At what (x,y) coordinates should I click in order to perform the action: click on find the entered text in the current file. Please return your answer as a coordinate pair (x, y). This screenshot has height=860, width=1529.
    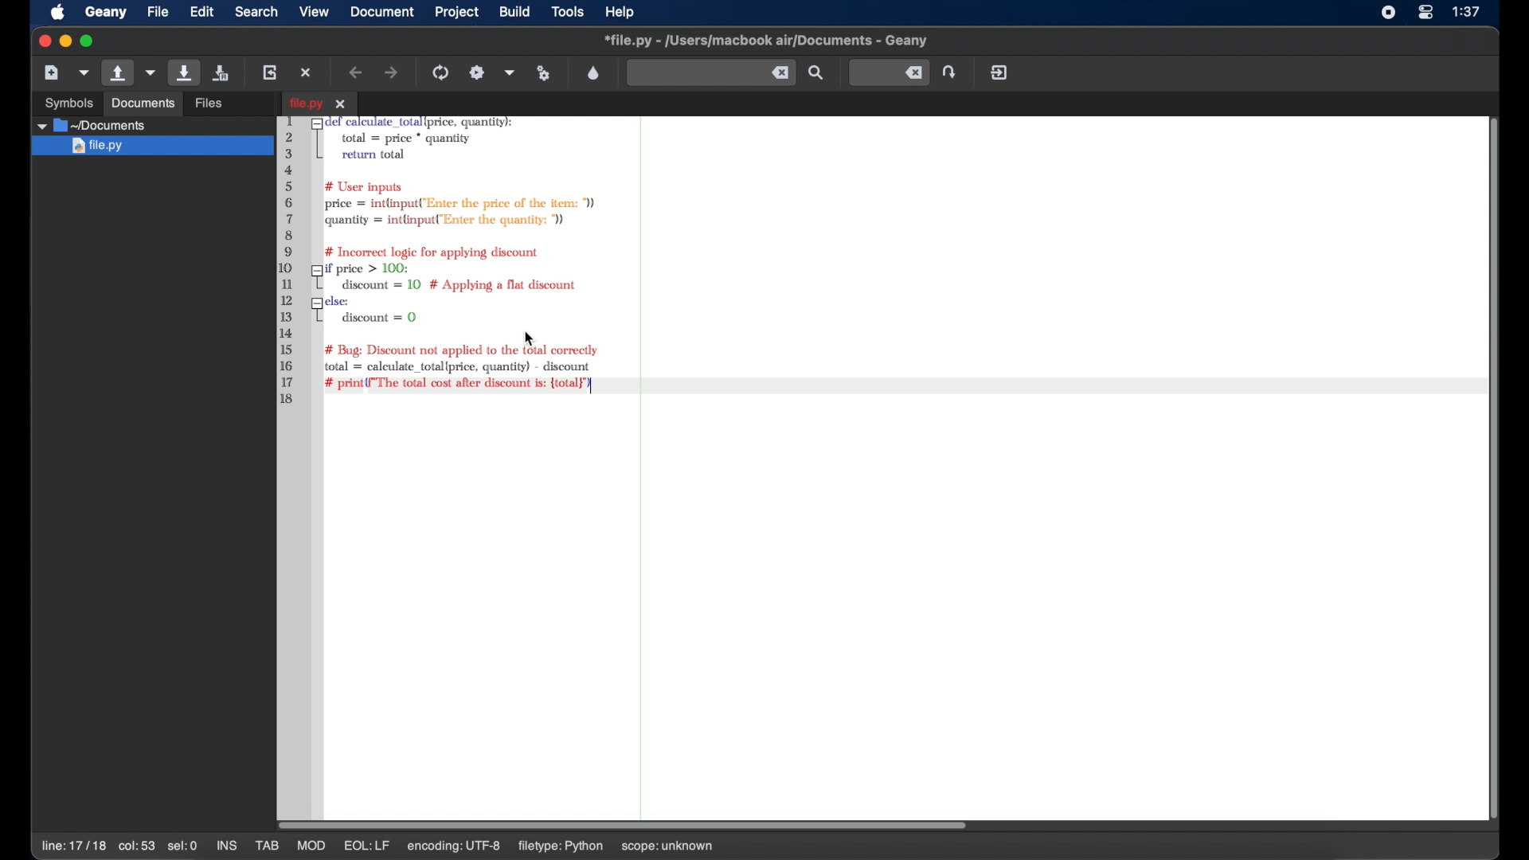
    Looking at the image, I should click on (710, 73).